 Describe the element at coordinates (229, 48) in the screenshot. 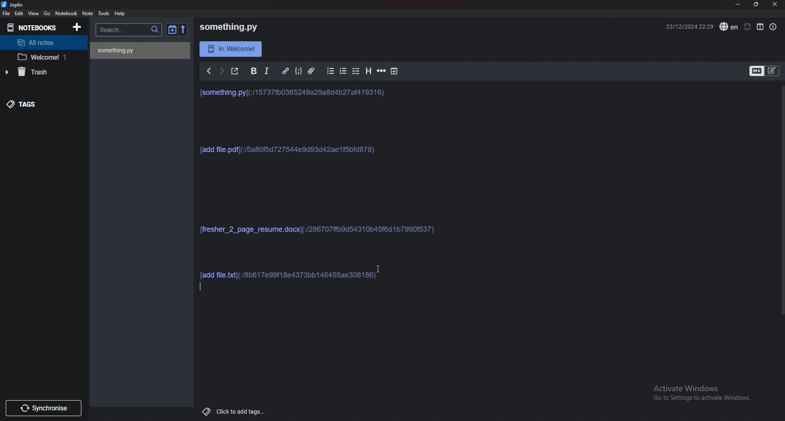

I see `| B In: Welcome! |` at that location.